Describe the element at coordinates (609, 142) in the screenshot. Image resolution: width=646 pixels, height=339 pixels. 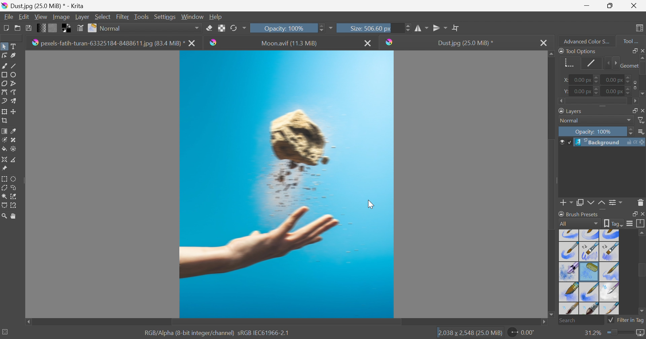
I see `Background Layer` at that location.